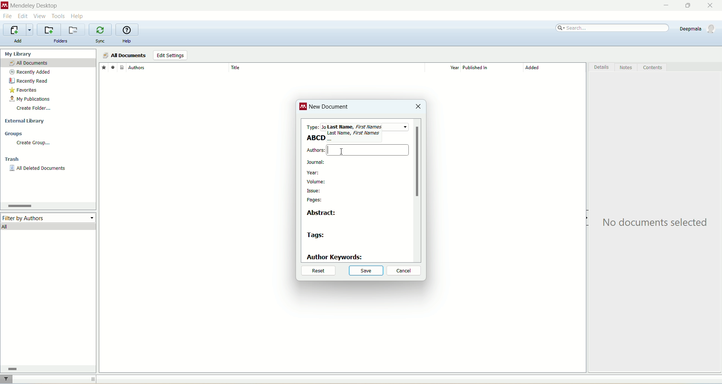 Image resolution: width=722 pixels, height=384 pixels. Describe the element at coordinates (335, 257) in the screenshot. I see `author keywords` at that location.